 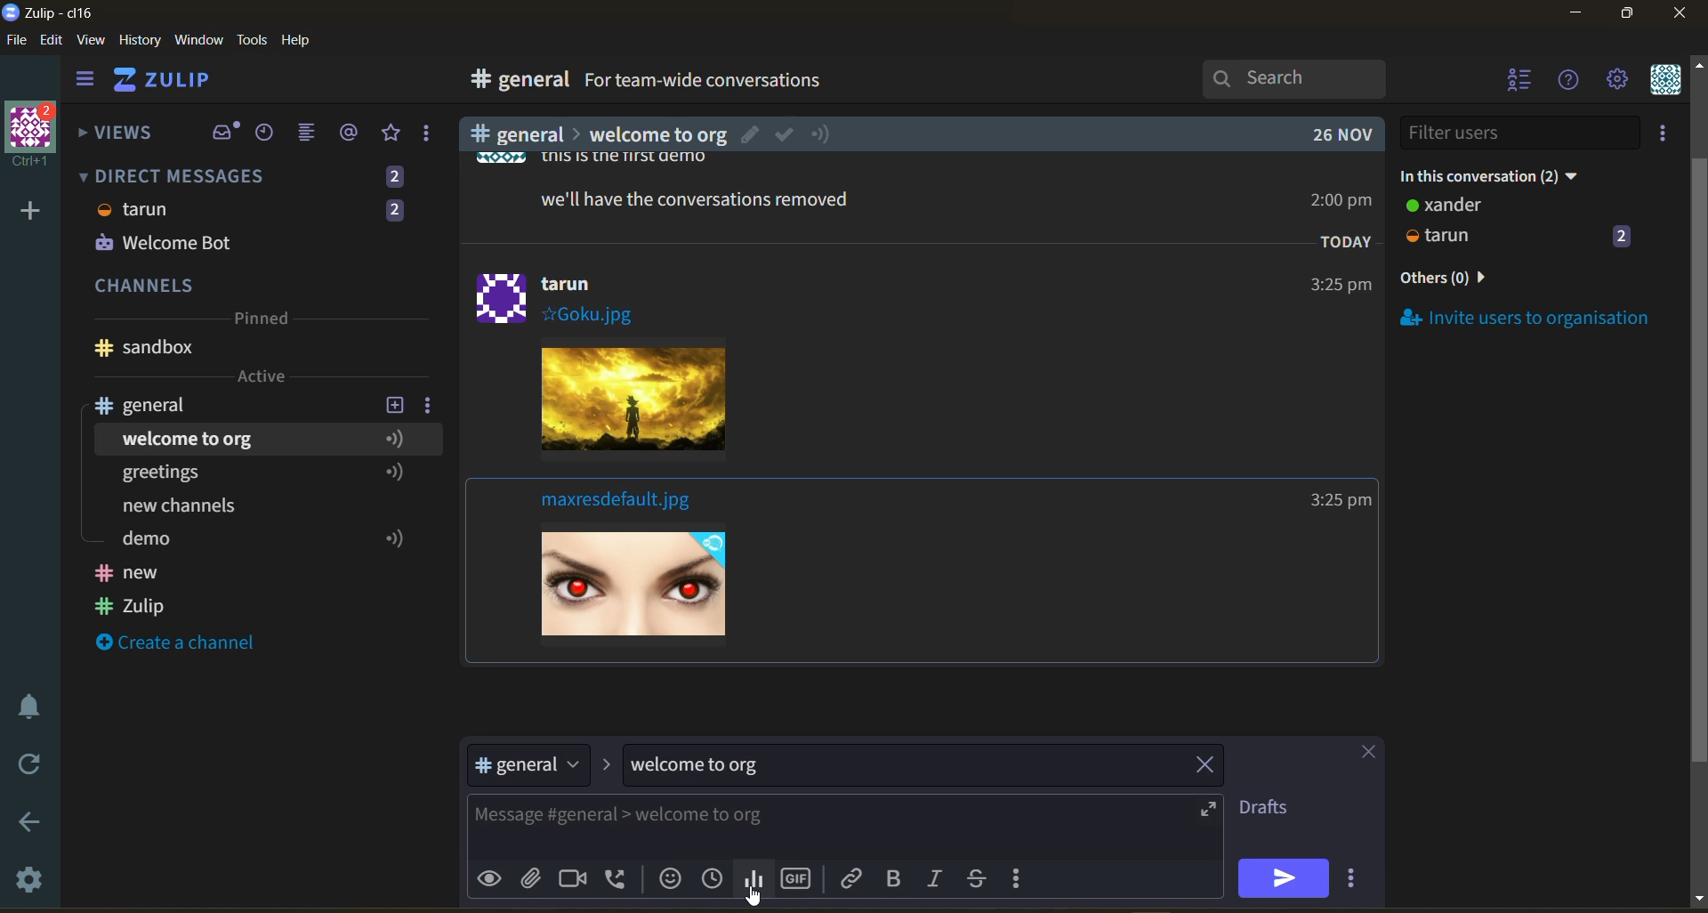 What do you see at coordinates (1336, 204) in the screenshot?
I see `` at bounding box center [1336, 204].